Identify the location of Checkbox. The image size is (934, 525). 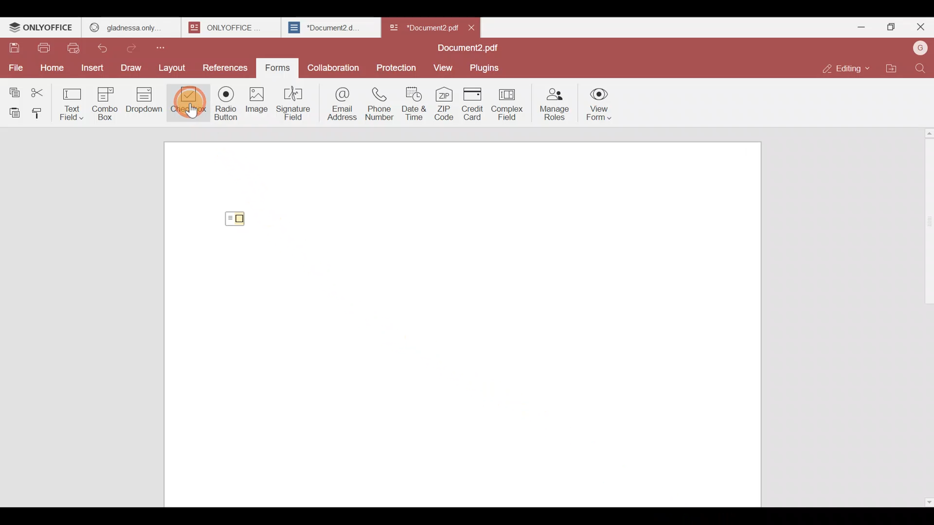
(187, 105).